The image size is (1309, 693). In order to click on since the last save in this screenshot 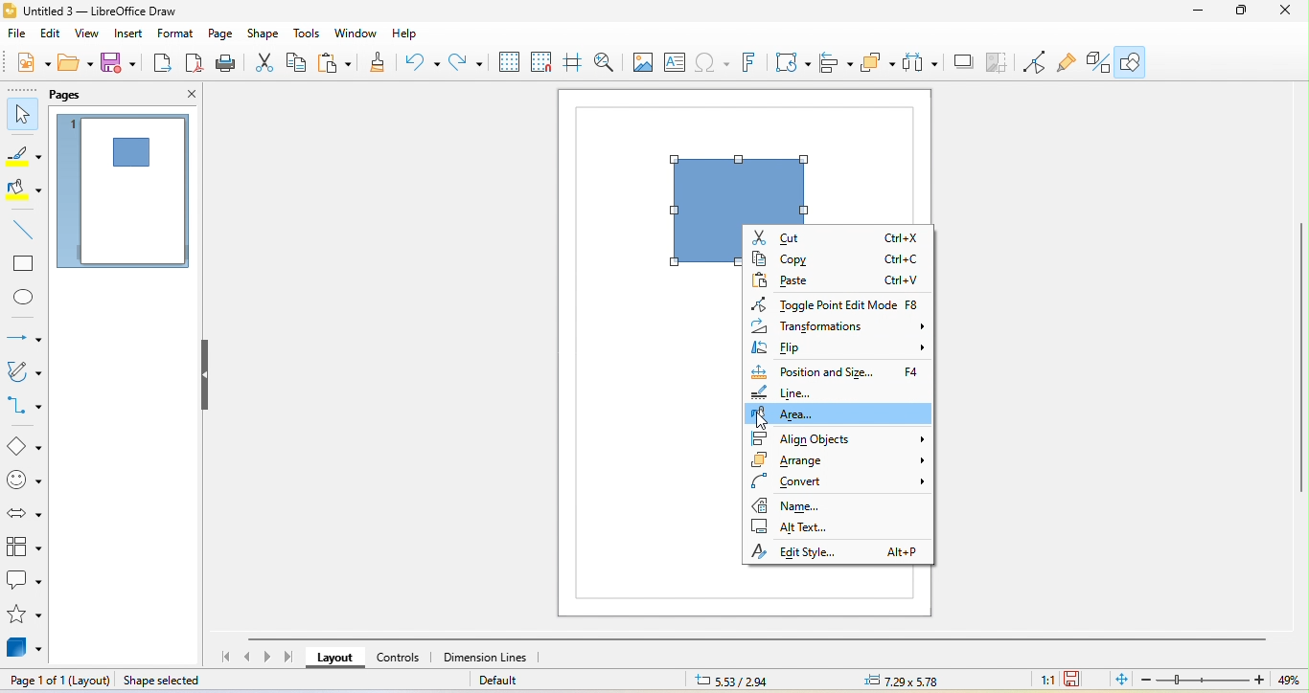, I will do `click(1077, 681)`.